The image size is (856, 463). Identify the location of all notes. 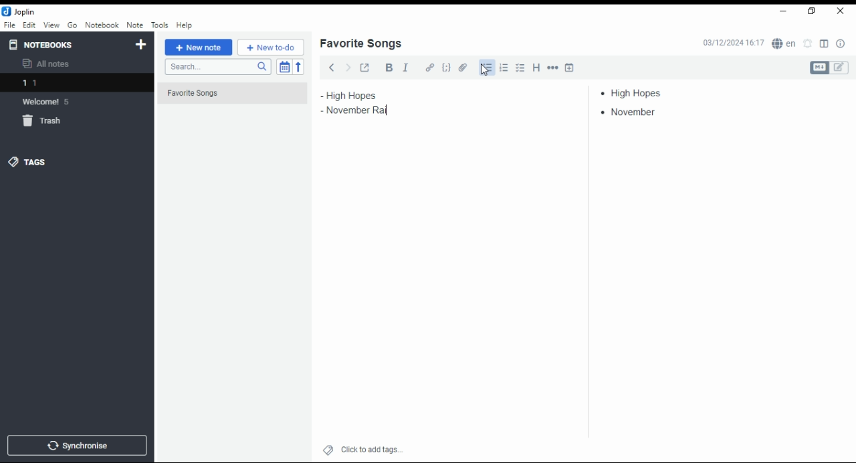
(49, 64).